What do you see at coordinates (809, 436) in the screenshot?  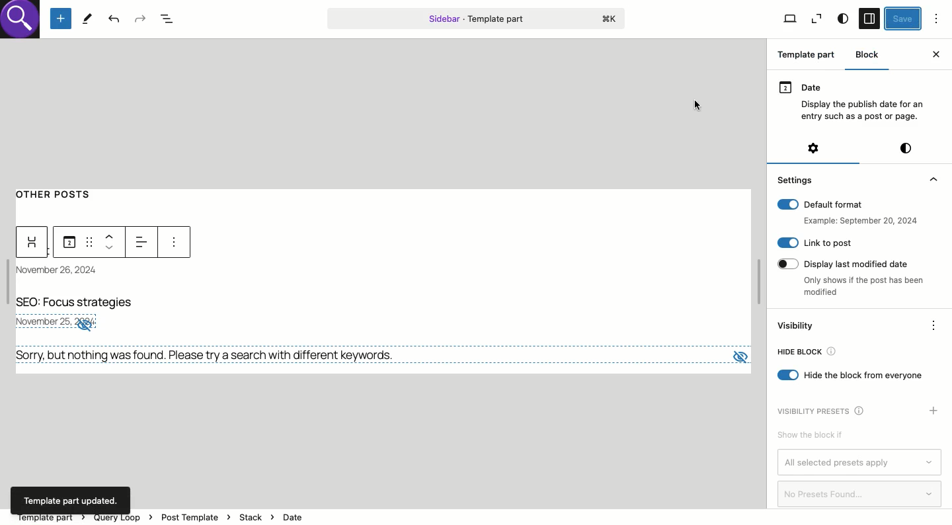 I see `Show the block if` at bounding box center [809, 436].